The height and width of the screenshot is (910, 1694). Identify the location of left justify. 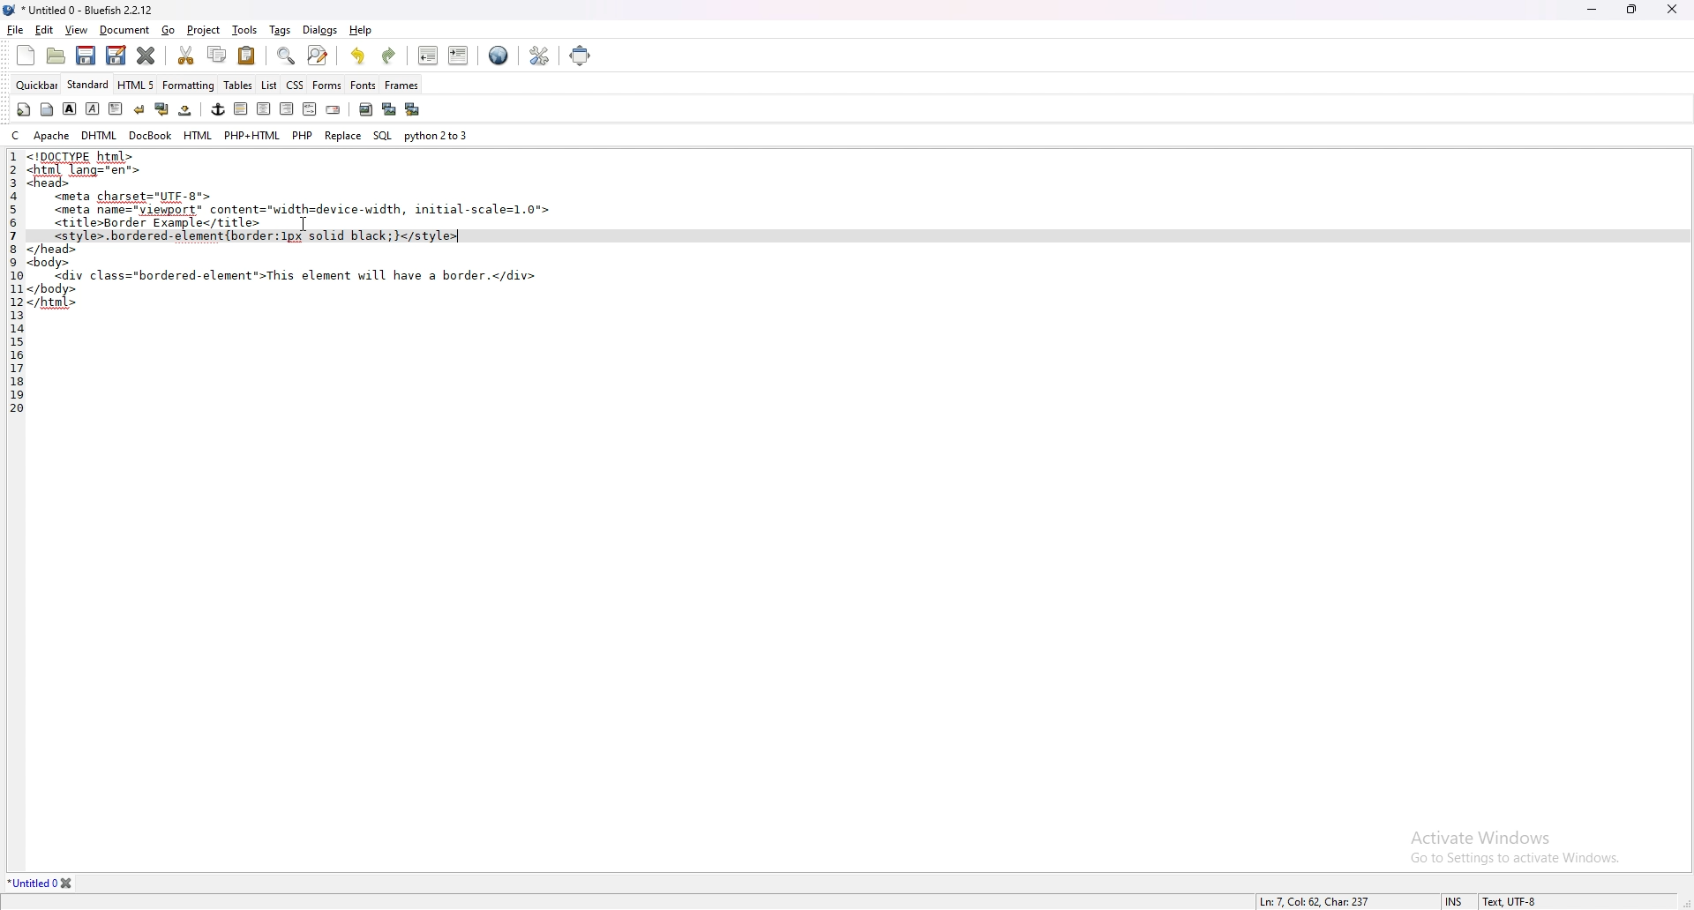
(242, 108).